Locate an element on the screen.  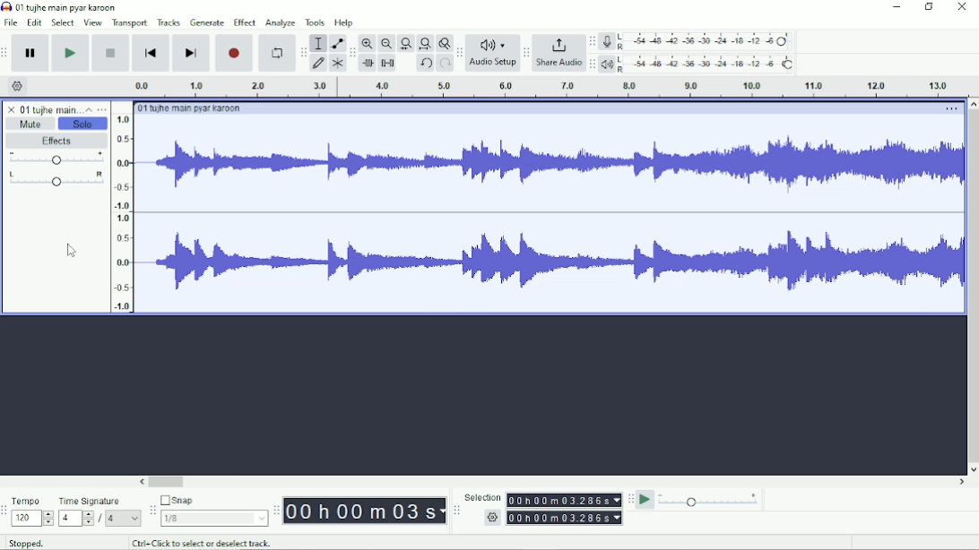
Ctrl + Click to select or deselect track is located at coordinates (203, 543).